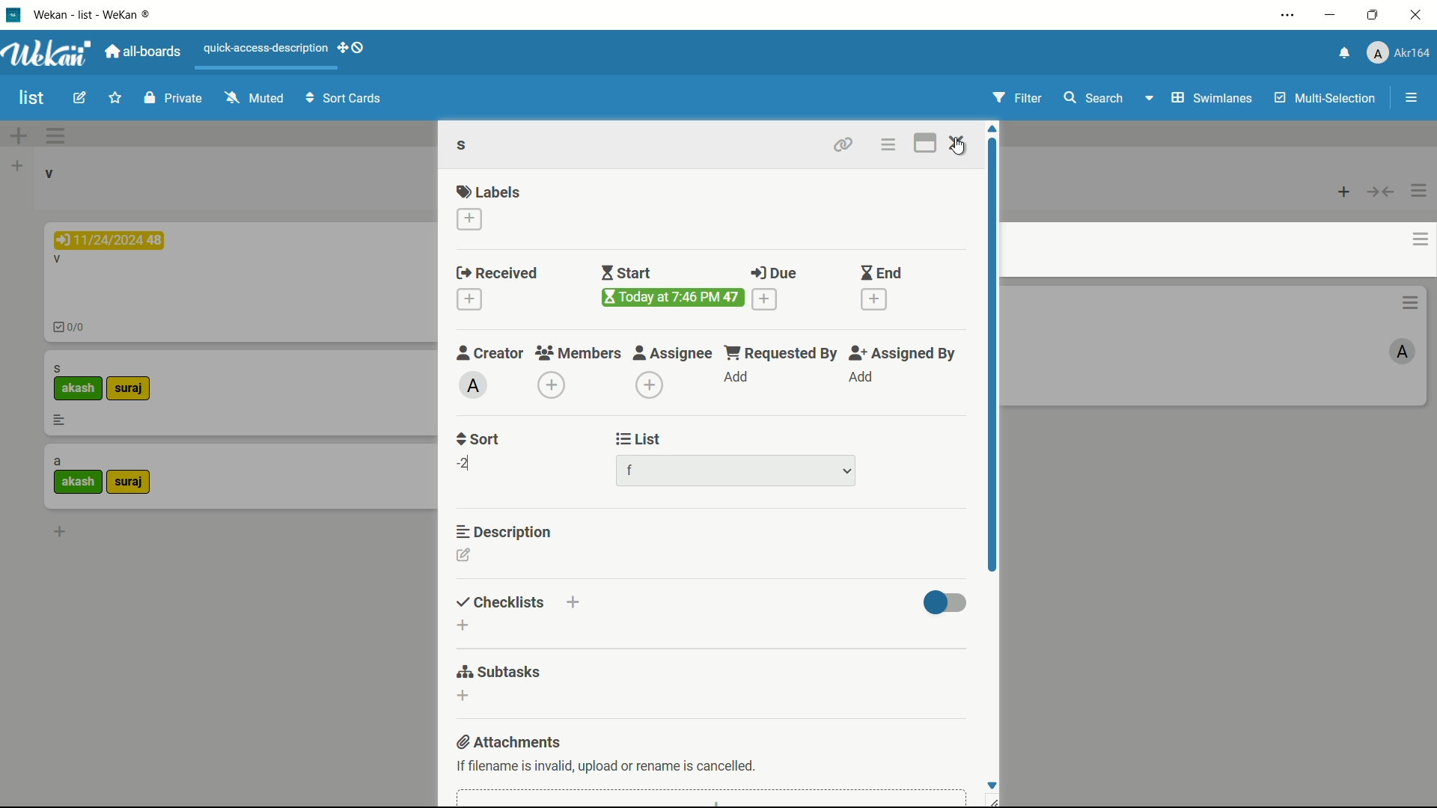 The height and width of the screenshot is (808, 1437). Describe the element at coordinates (1151, 97) in the screenshot. I see `Drop-down ` at that location.